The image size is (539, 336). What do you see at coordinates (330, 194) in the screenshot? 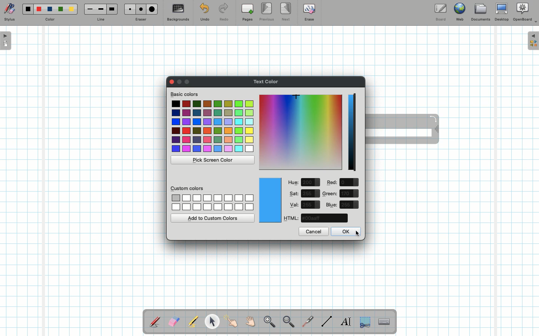
I see `Green` at bounding box center [330, 194].